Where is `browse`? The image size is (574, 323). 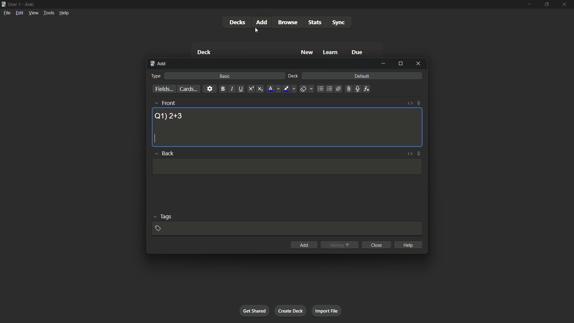 browse is located at coordinates (288, 22).